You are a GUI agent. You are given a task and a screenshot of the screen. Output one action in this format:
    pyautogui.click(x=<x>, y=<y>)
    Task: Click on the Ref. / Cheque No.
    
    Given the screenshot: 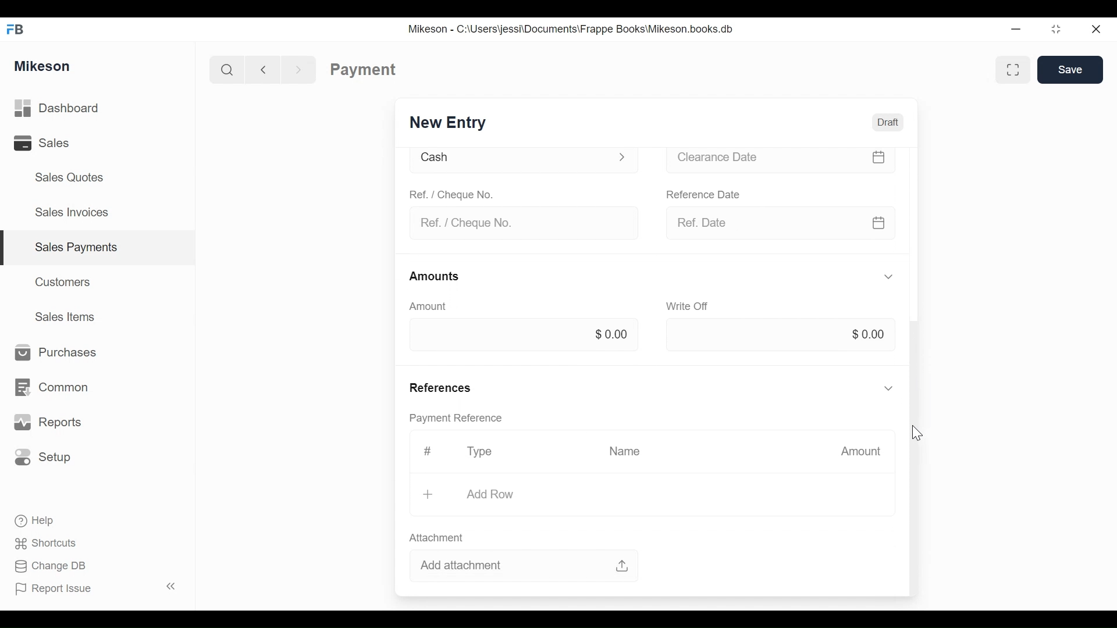 What is the action you would take?
    pyautogui.click(x=520, y=222)
    